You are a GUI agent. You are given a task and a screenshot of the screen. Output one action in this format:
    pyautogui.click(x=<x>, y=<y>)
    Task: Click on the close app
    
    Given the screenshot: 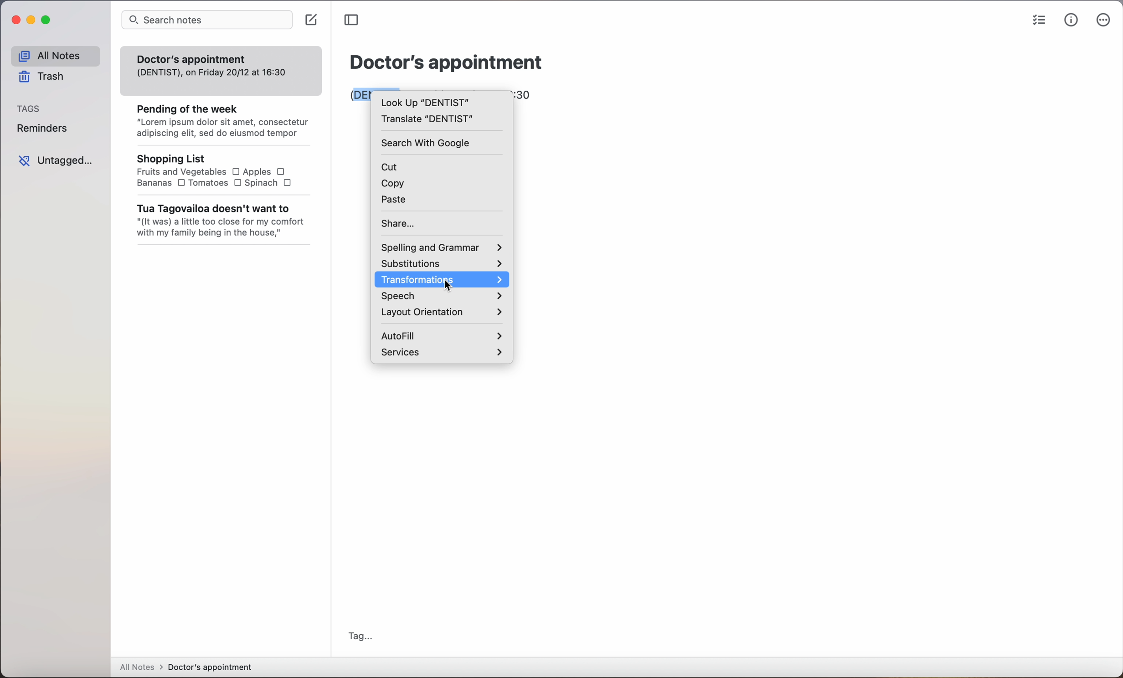 What is the action you would take?
    pyautogui.click(x=15, y=20)
    